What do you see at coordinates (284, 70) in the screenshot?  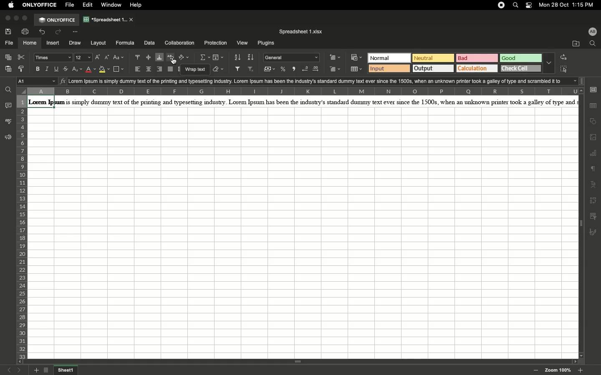 I see `Percent style` at bounding box center [284, 70].